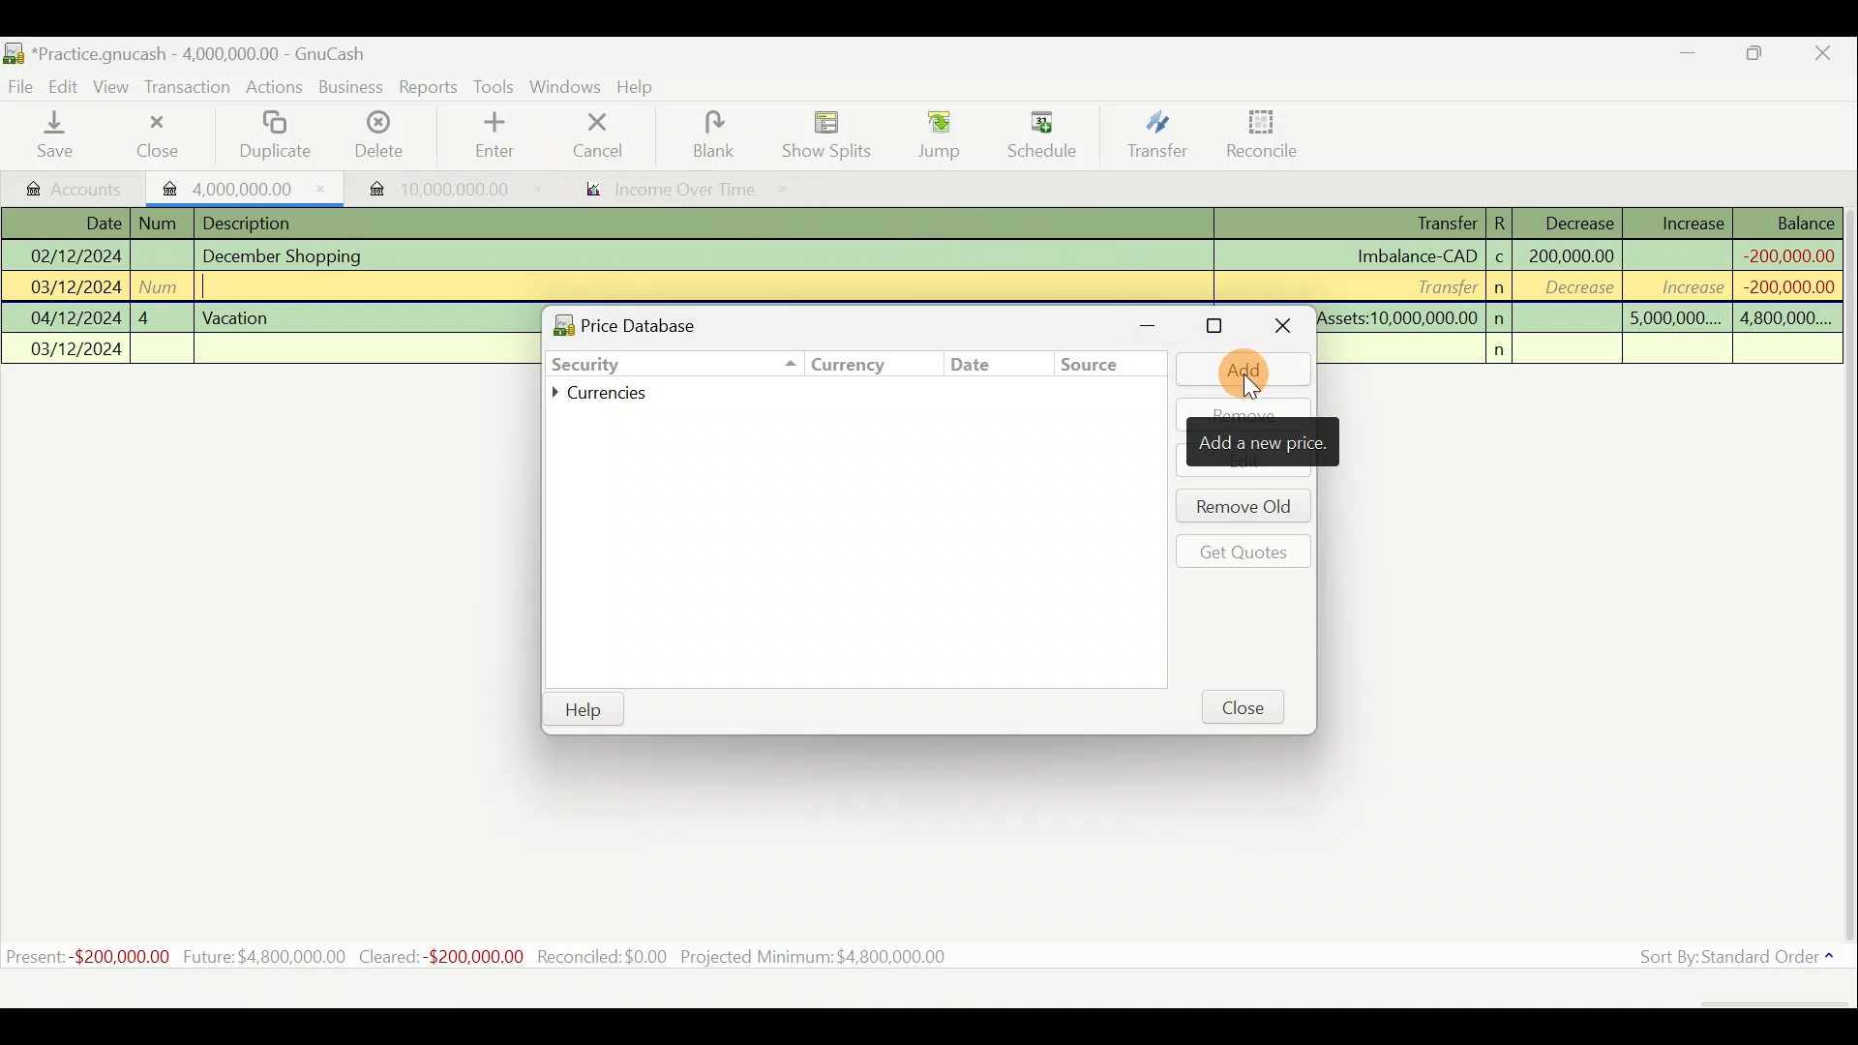 This screenshot has height=1045, width=1858. Describe the element at coordinates (77, 351) in the screenshot. I see `03/12/2024` at that location.